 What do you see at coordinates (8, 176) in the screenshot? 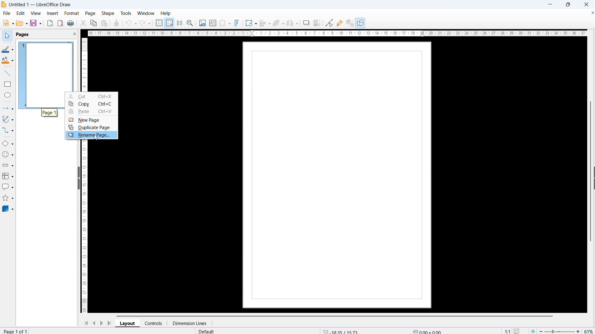
I see `flowchart` at bounding box center [8, 176].